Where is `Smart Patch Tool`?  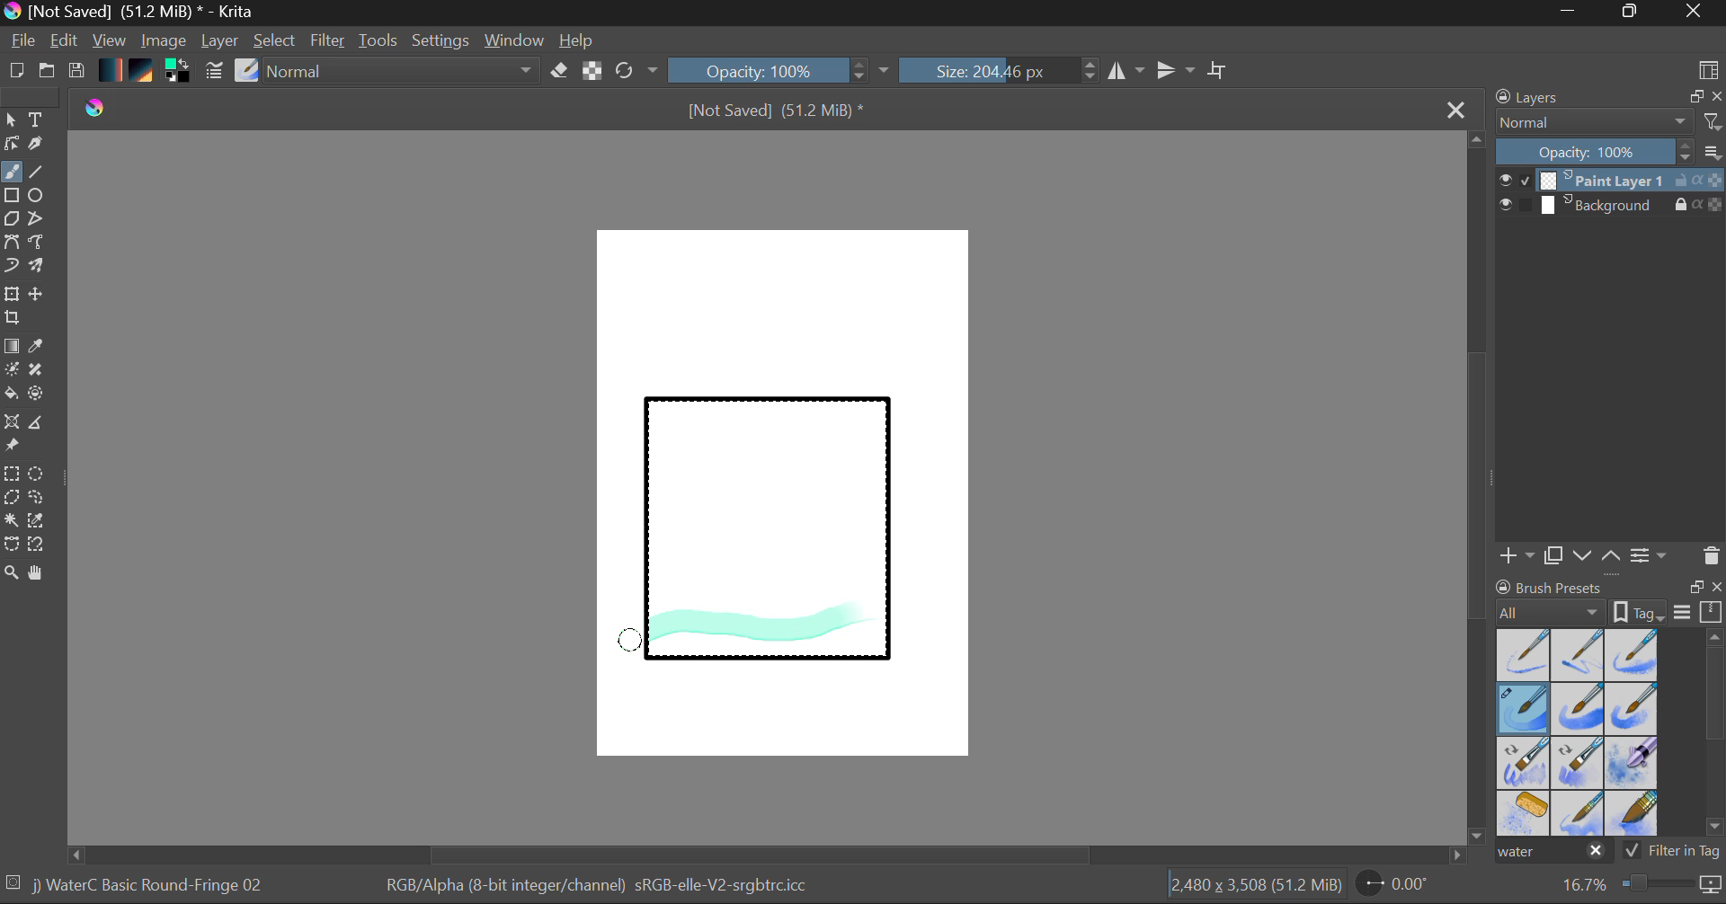 Smart Patch Tool is located at coordinates (42, 373).